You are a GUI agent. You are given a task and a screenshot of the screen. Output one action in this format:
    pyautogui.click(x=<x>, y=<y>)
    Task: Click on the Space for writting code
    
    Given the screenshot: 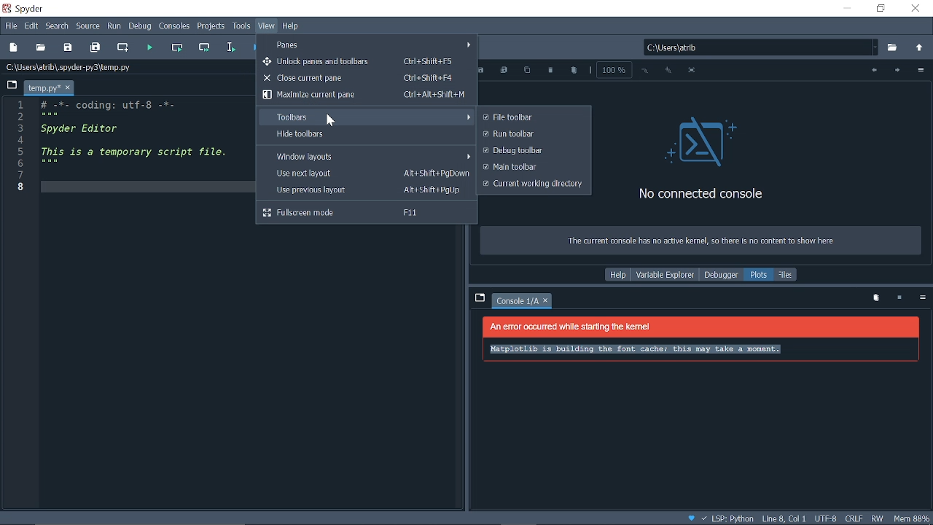 What is the action you would take?
    pyautogui.click(x=139, y=278)
    